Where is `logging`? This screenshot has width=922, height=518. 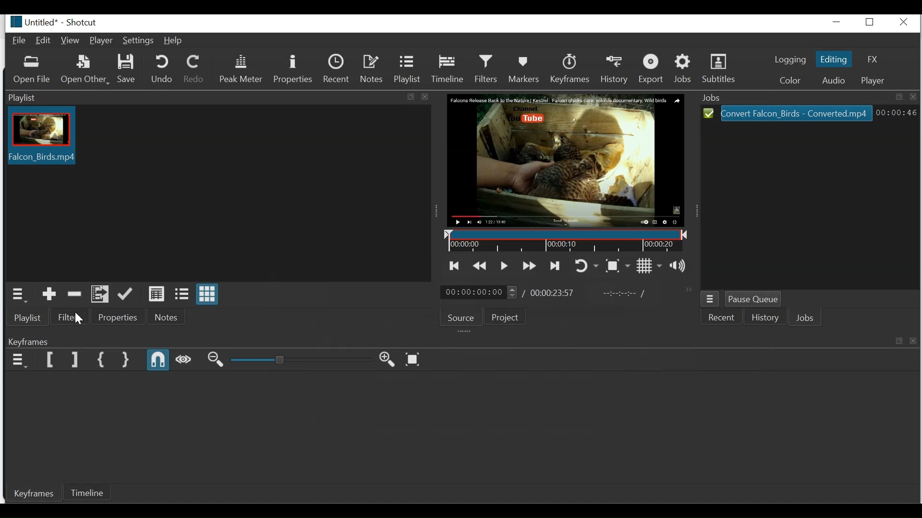 logging is located at coordinates (789, 61).